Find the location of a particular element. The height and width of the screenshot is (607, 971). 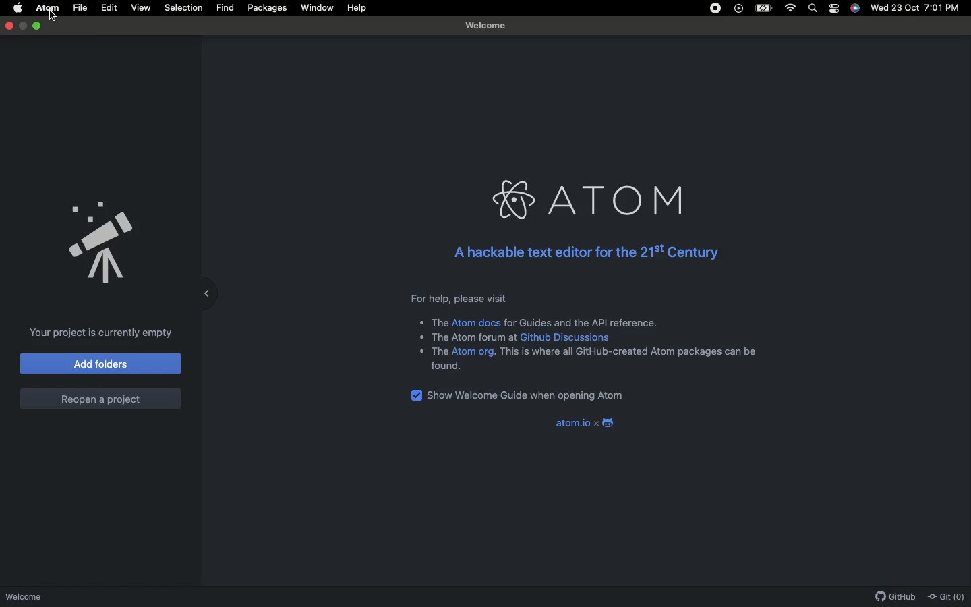

Edit is located at coordinates (109, 8).